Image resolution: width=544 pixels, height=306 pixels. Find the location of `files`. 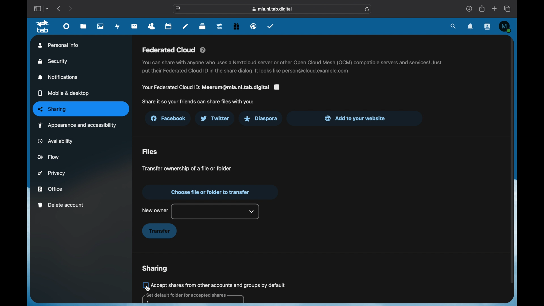

files is located at coordinates (150, 152).